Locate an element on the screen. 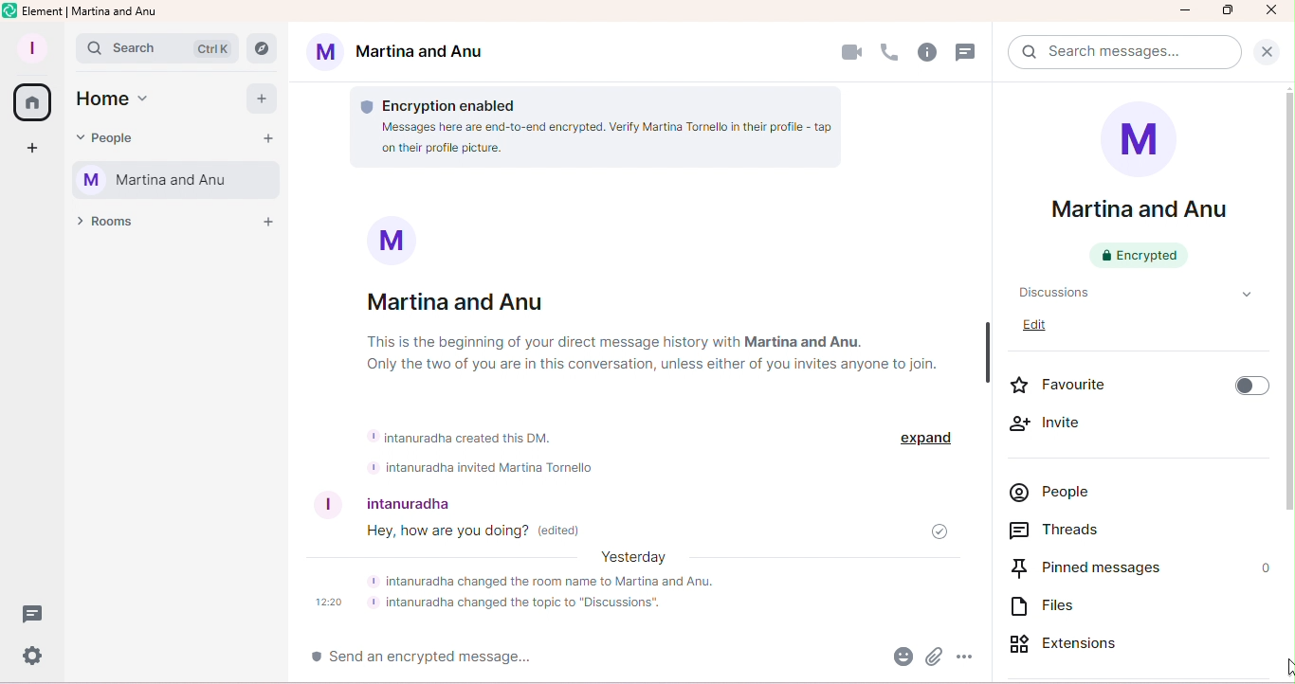 The height and width of the screenshot is (684, 1295). People is located at coordinates (1054, 492).